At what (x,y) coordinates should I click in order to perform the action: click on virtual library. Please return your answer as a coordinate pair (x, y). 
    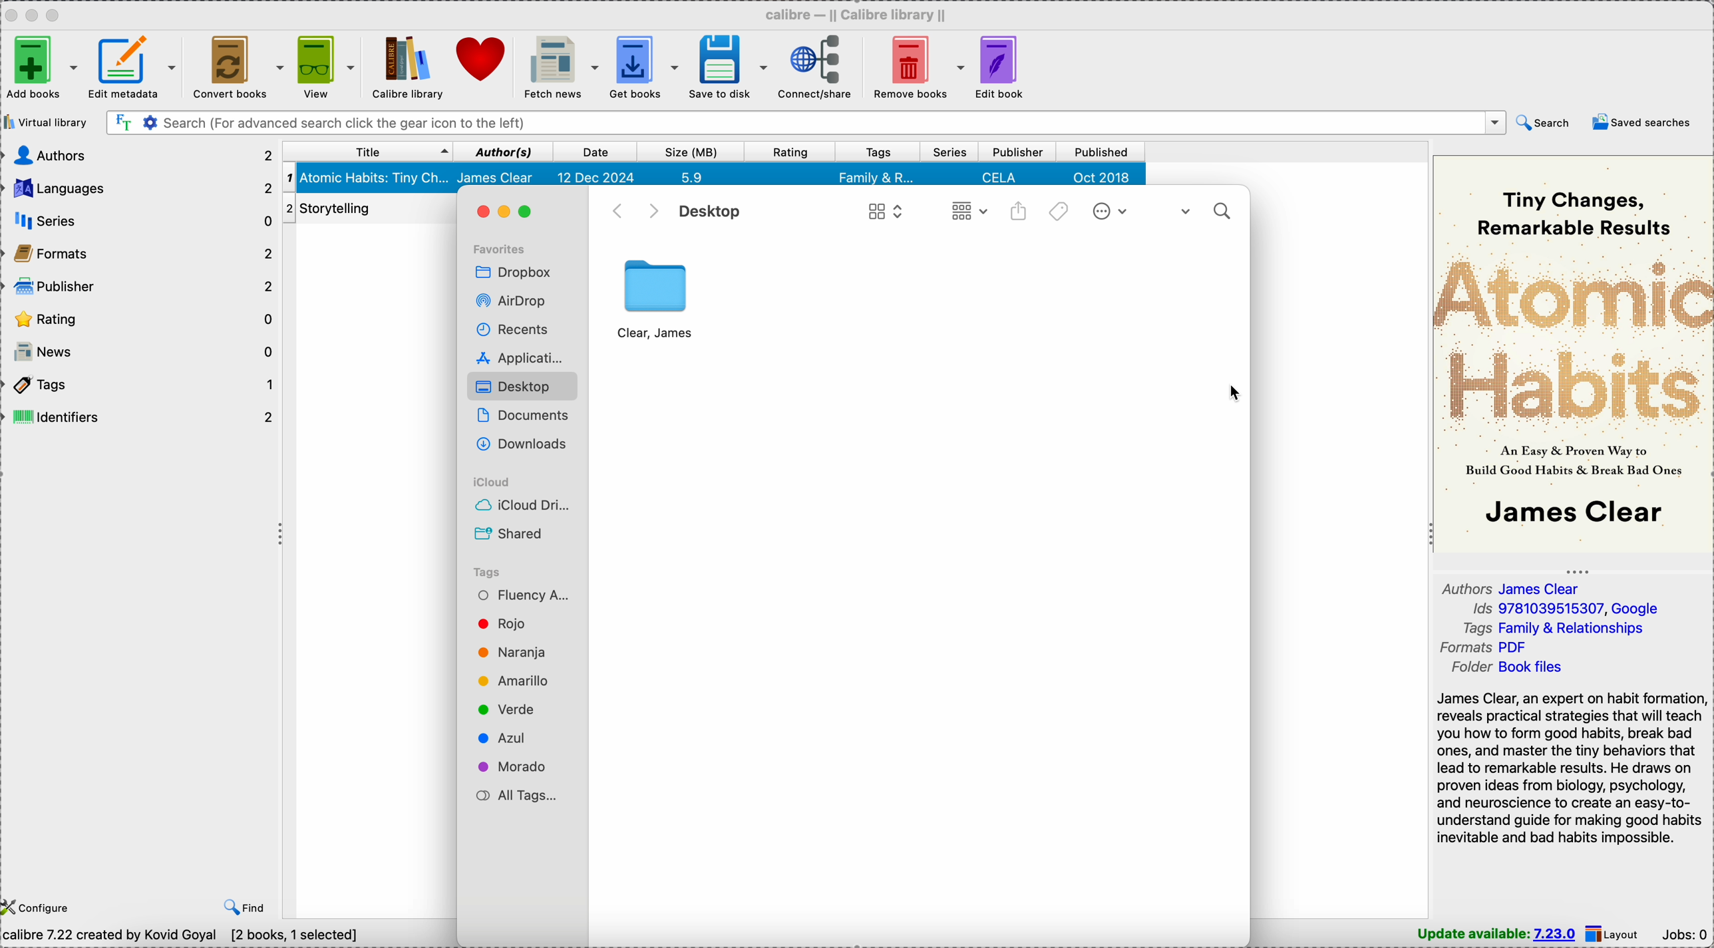
    Looking at the image, I should click on (45, 121).